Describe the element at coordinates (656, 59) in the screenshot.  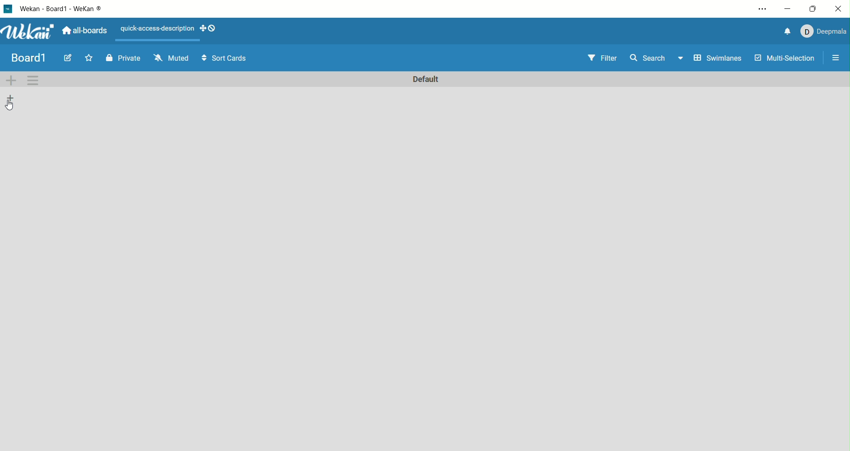
I see `search` at that location.